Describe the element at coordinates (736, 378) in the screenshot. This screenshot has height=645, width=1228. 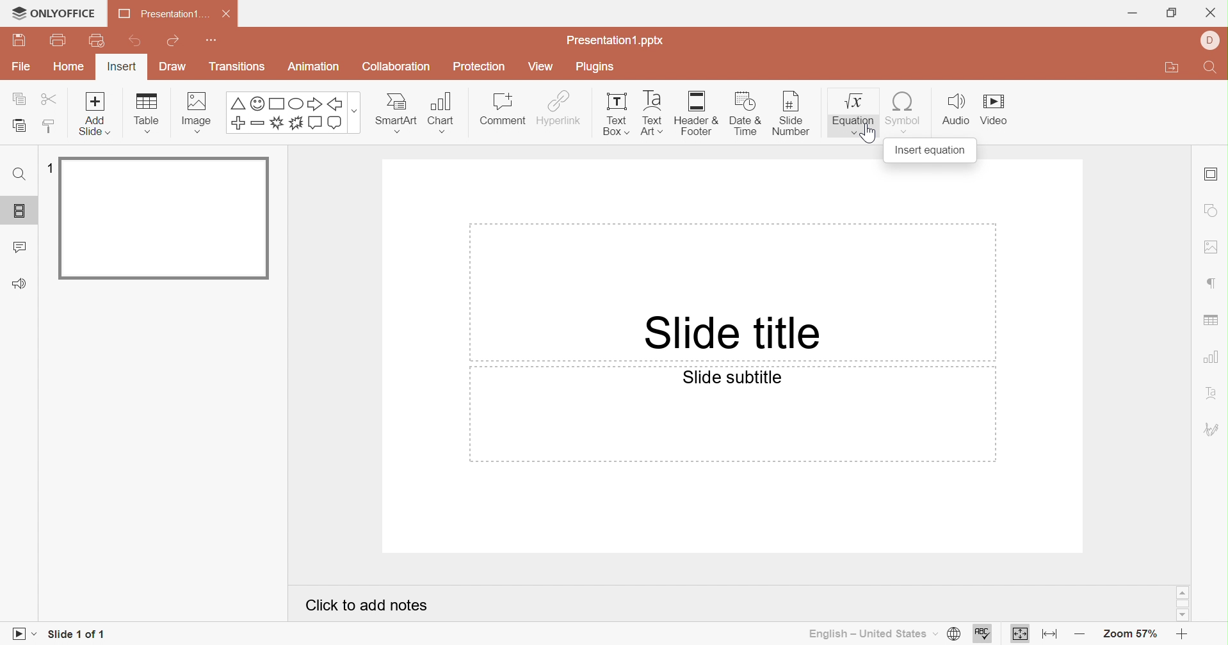
I see `Slide subtitle` at that location.